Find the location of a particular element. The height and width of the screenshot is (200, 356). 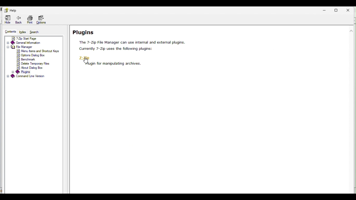

File Manager is located at coordinates (32, 47).